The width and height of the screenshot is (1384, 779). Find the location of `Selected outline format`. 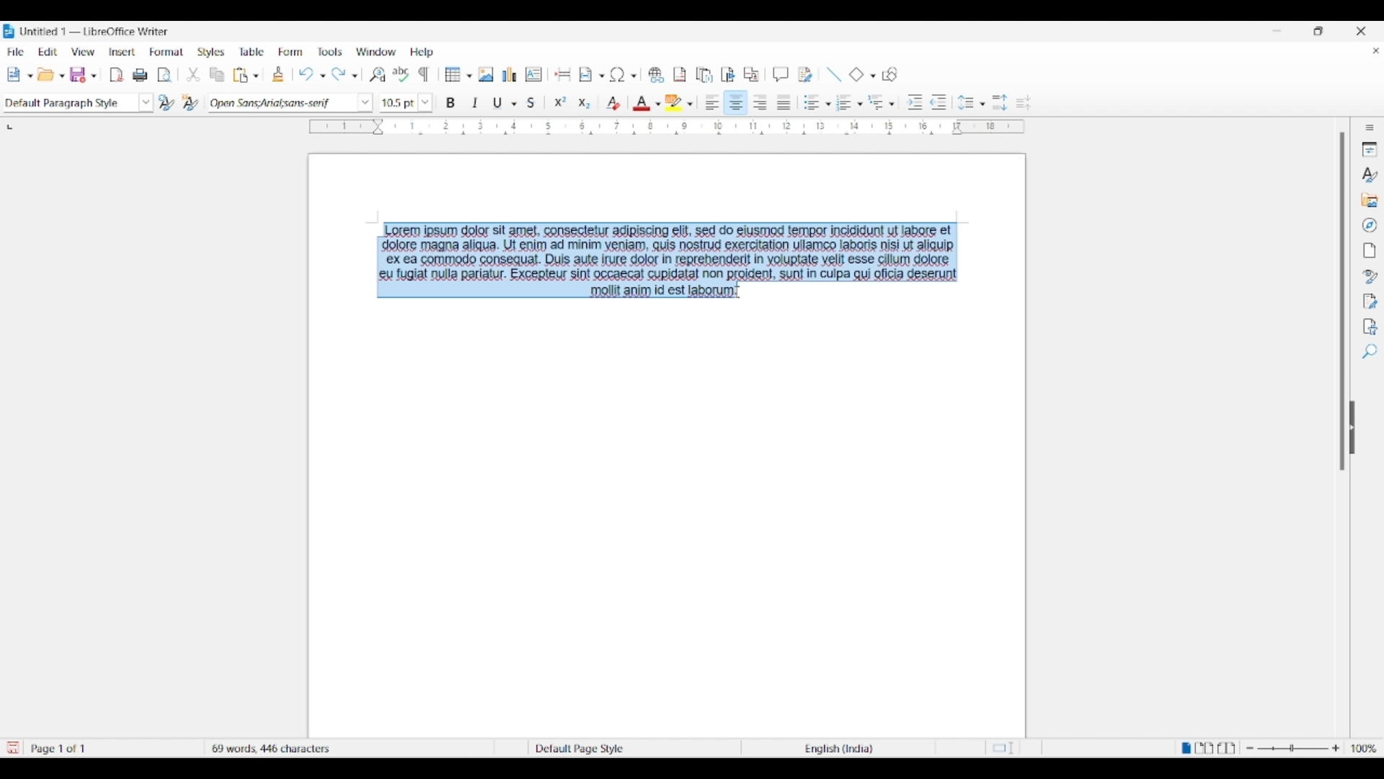

Selected outline format is located at coordinates (876, 102).